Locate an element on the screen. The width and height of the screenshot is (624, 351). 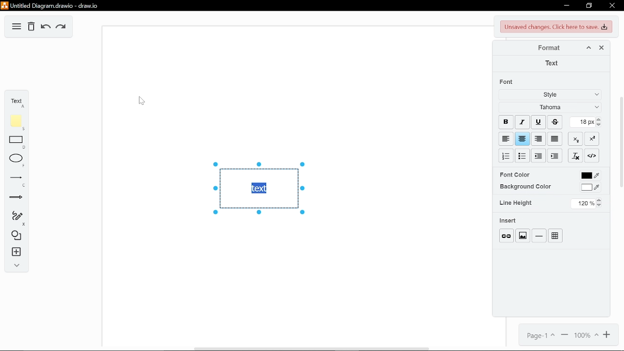
change line height is located at coordinates (586, 204).